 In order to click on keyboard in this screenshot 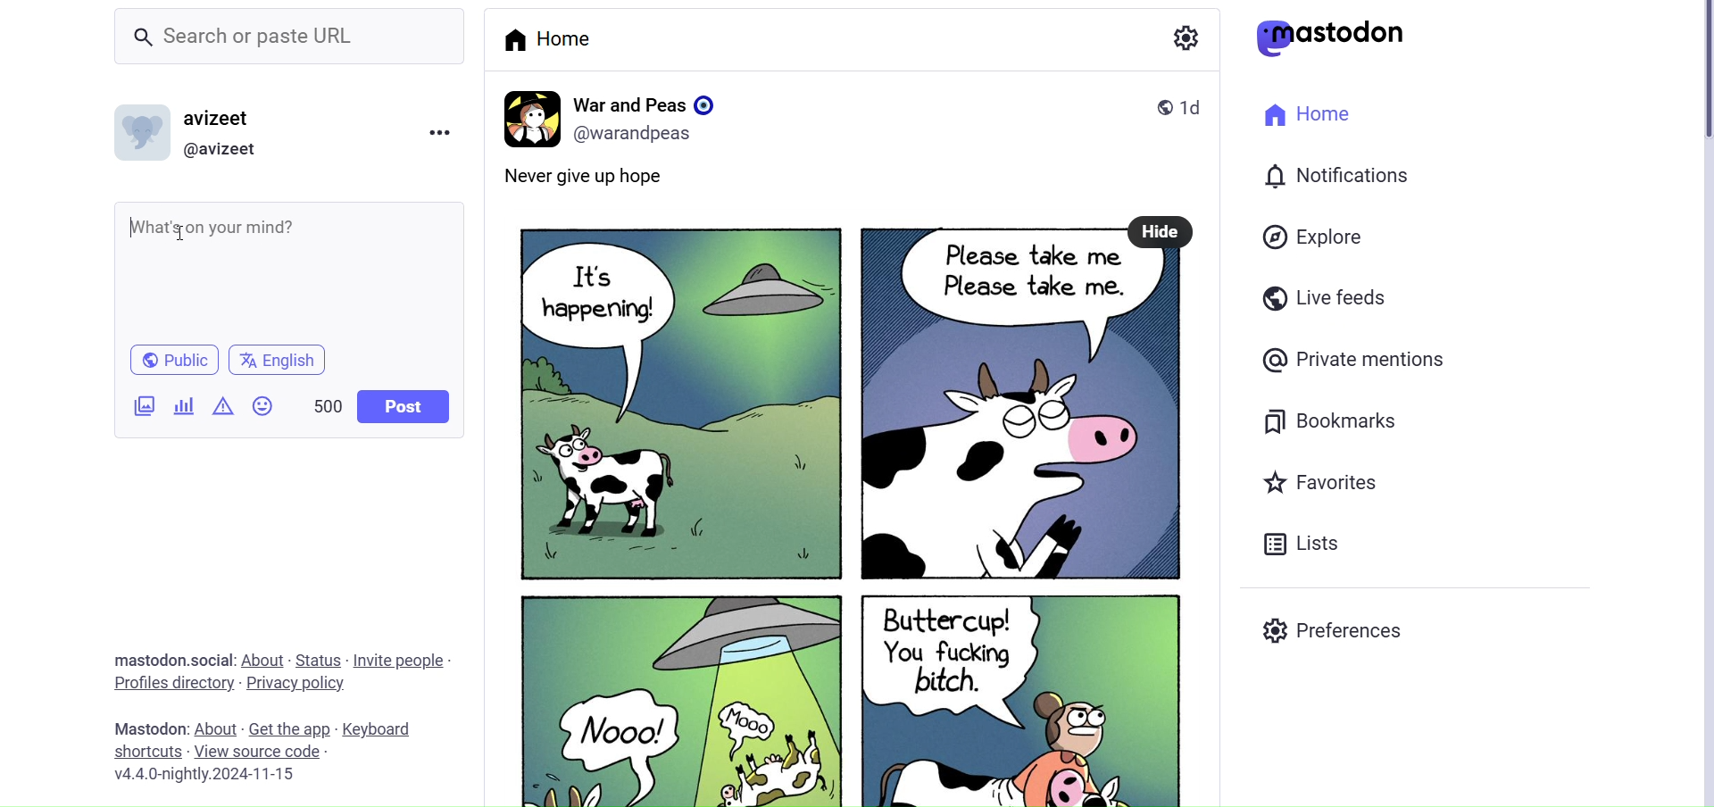, I will do `click(384, 729)`.